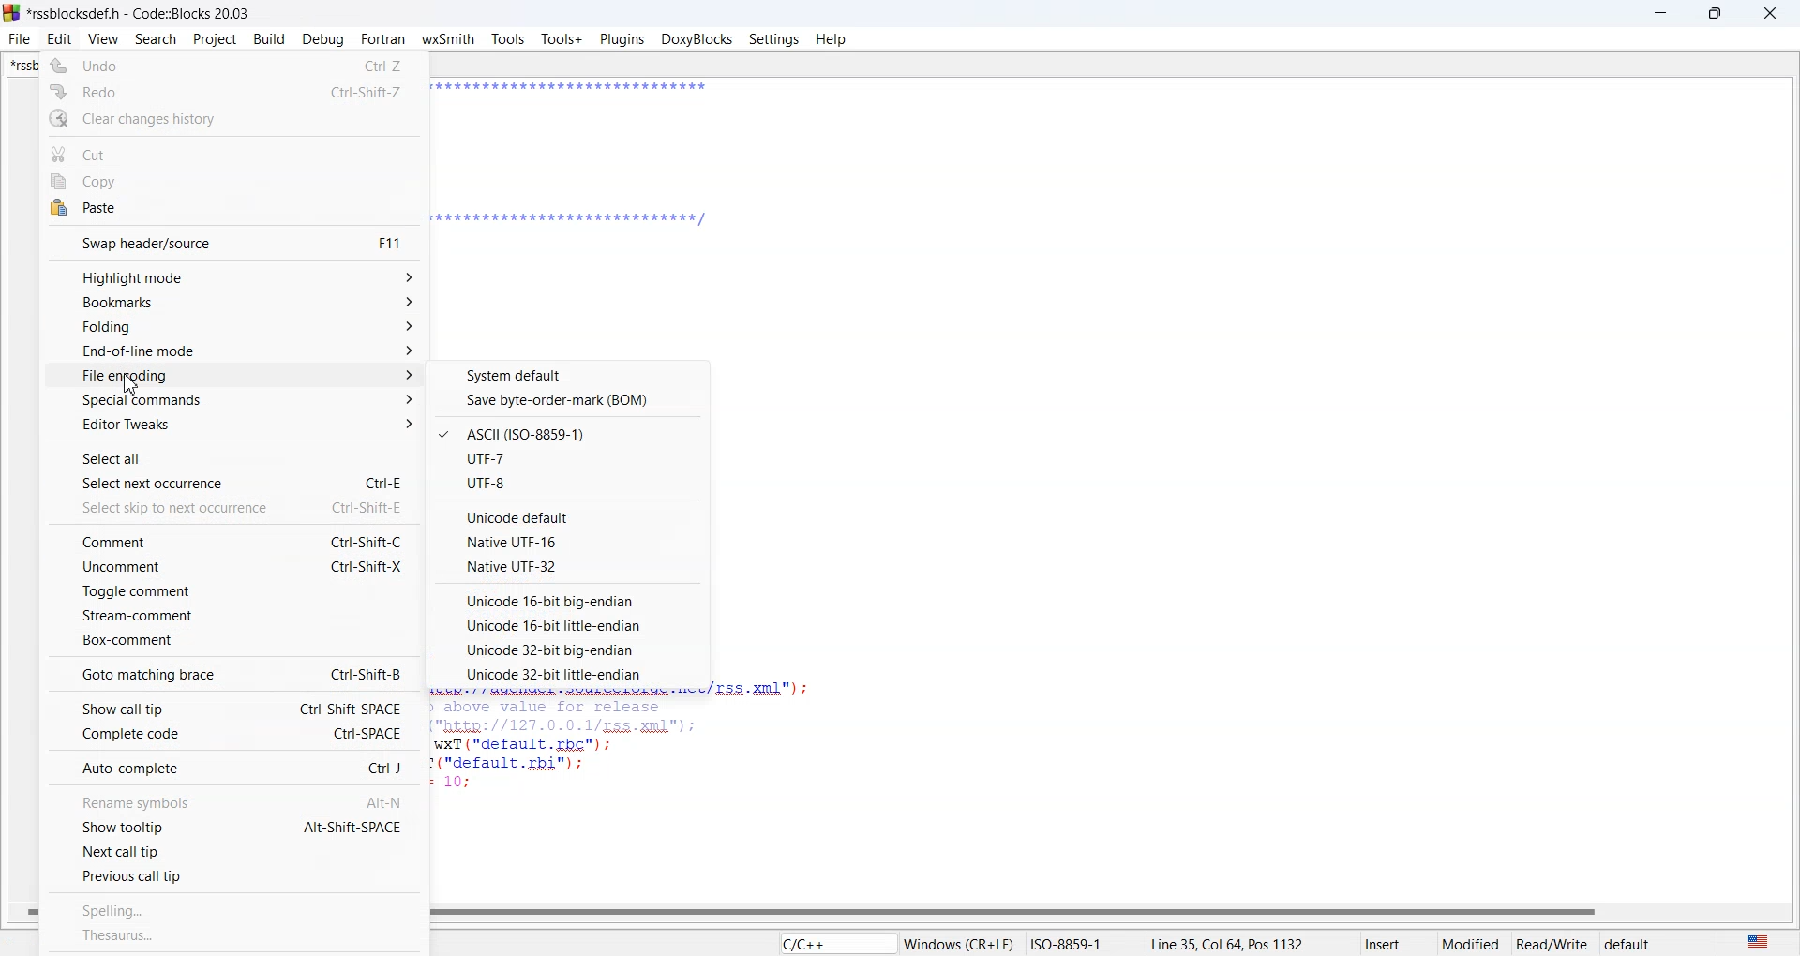  What do you see at coordinates (448, 39) in the screenshot?
I see `W X Smith` at bounding box center [448, 39].